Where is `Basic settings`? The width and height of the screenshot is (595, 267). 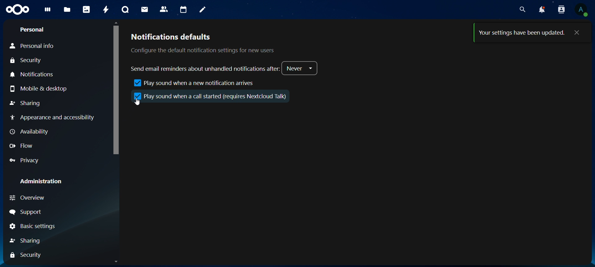 Basic settings is located at coordinates (33, 226).